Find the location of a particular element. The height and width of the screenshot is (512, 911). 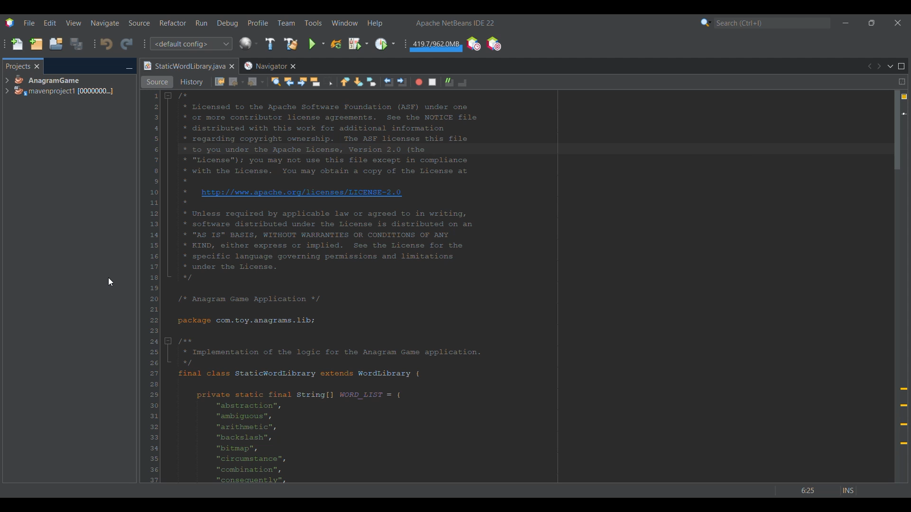

Run main project options is located at coordinates (317, 44).